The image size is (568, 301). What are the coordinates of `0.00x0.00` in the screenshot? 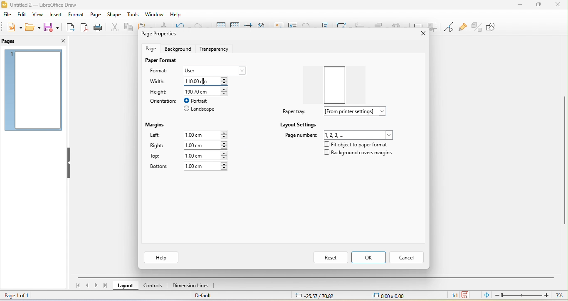 It's located at (388, 295).